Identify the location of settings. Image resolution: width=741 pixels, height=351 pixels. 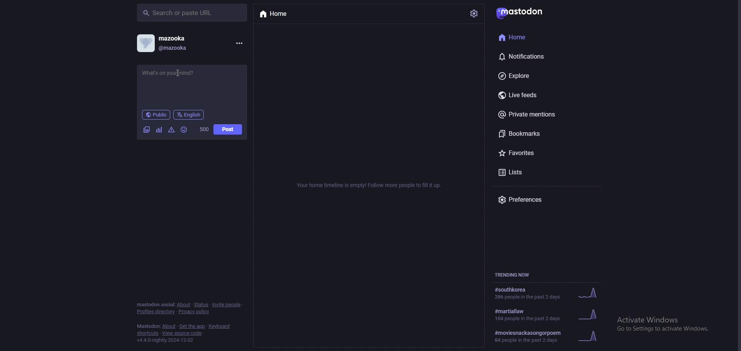
(474, 13).